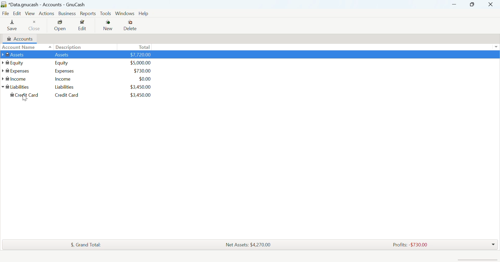 This screenshot has height=262, width=500. Describe the element at coordinates (83, 26) in the screenshot. I see `Edit` at that location.